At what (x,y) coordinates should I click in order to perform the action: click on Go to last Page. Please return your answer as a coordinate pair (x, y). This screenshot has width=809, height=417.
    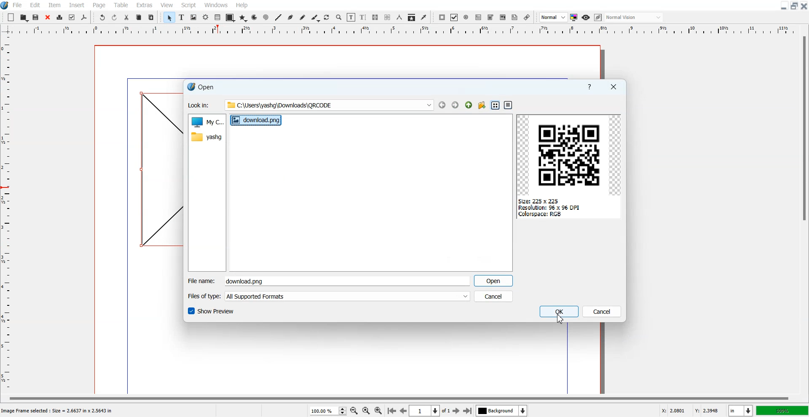
    Looking at the image, I should click on (468, 411).